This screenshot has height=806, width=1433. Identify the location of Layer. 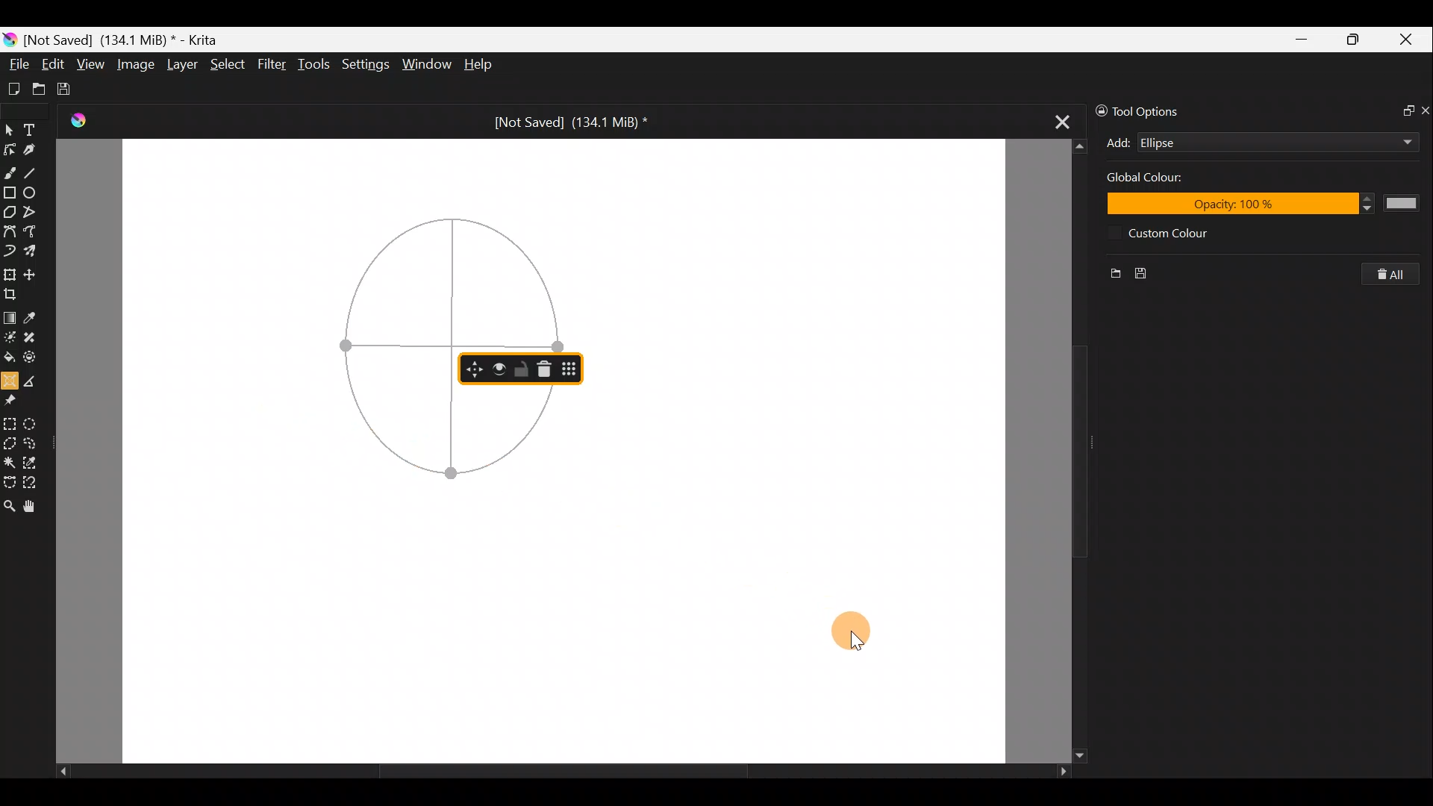
(181, 65).